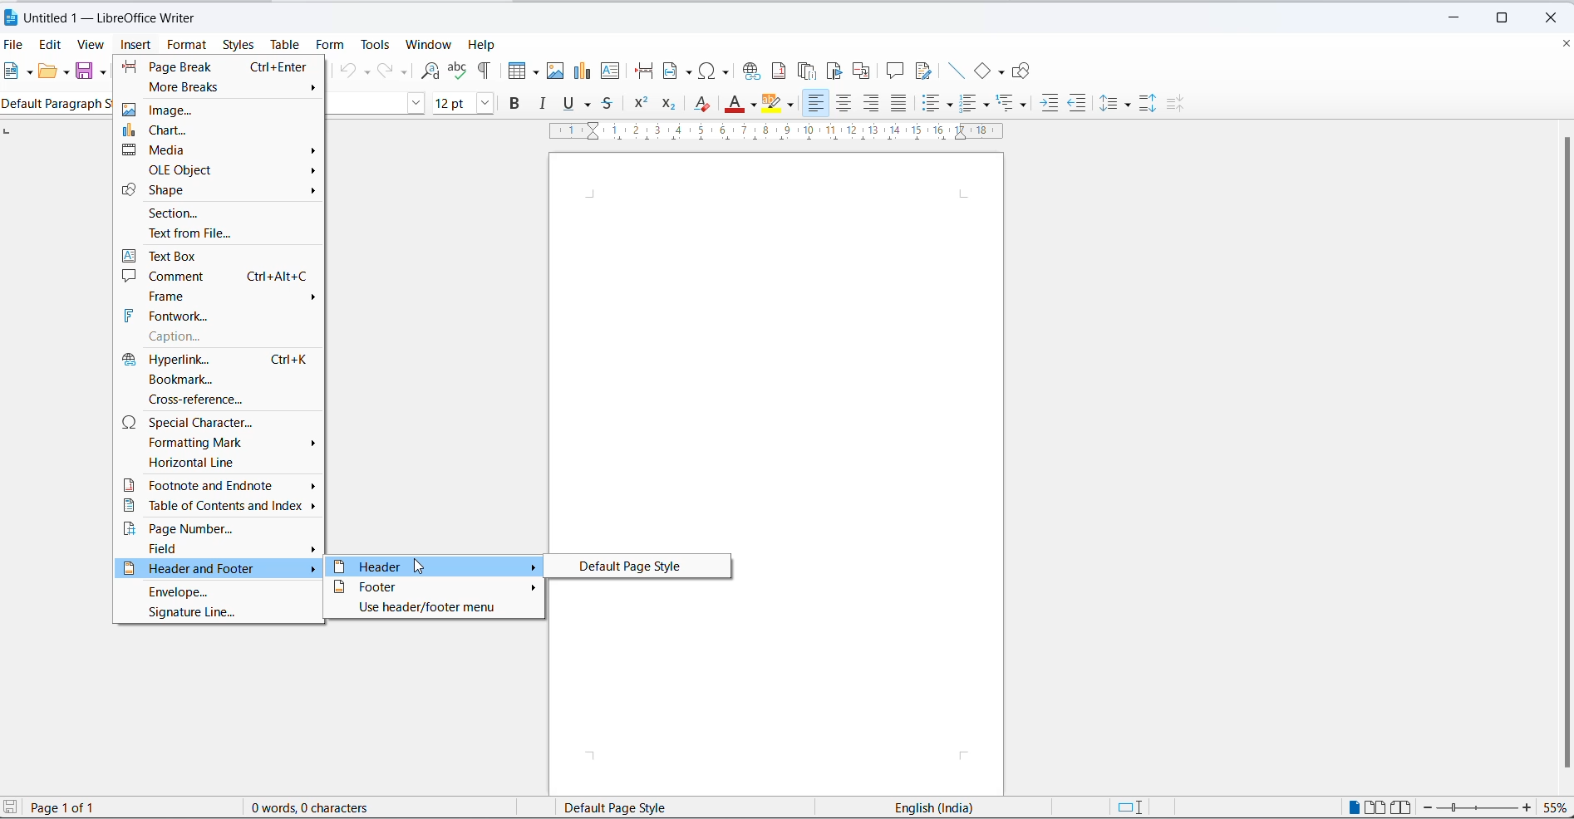  I want to click on toggle unordered list options, so click(952, 105).